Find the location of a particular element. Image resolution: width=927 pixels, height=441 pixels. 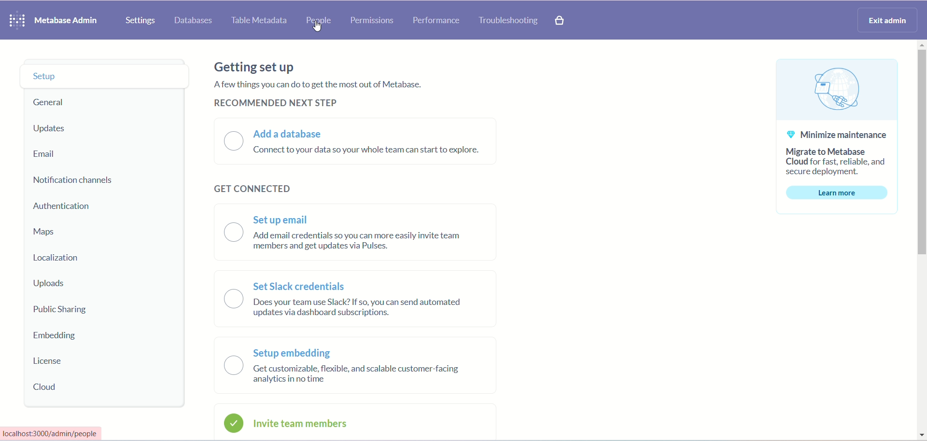

toggle button is located at coordinates (222, 329).